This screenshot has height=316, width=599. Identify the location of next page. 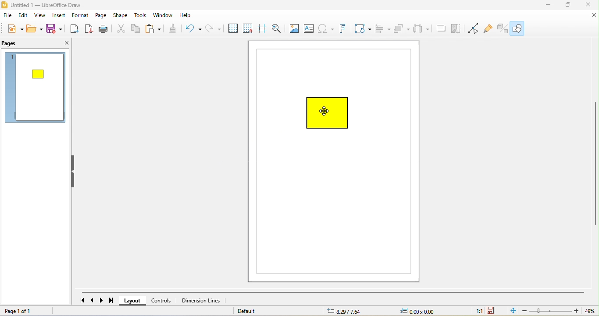
(103, 301).